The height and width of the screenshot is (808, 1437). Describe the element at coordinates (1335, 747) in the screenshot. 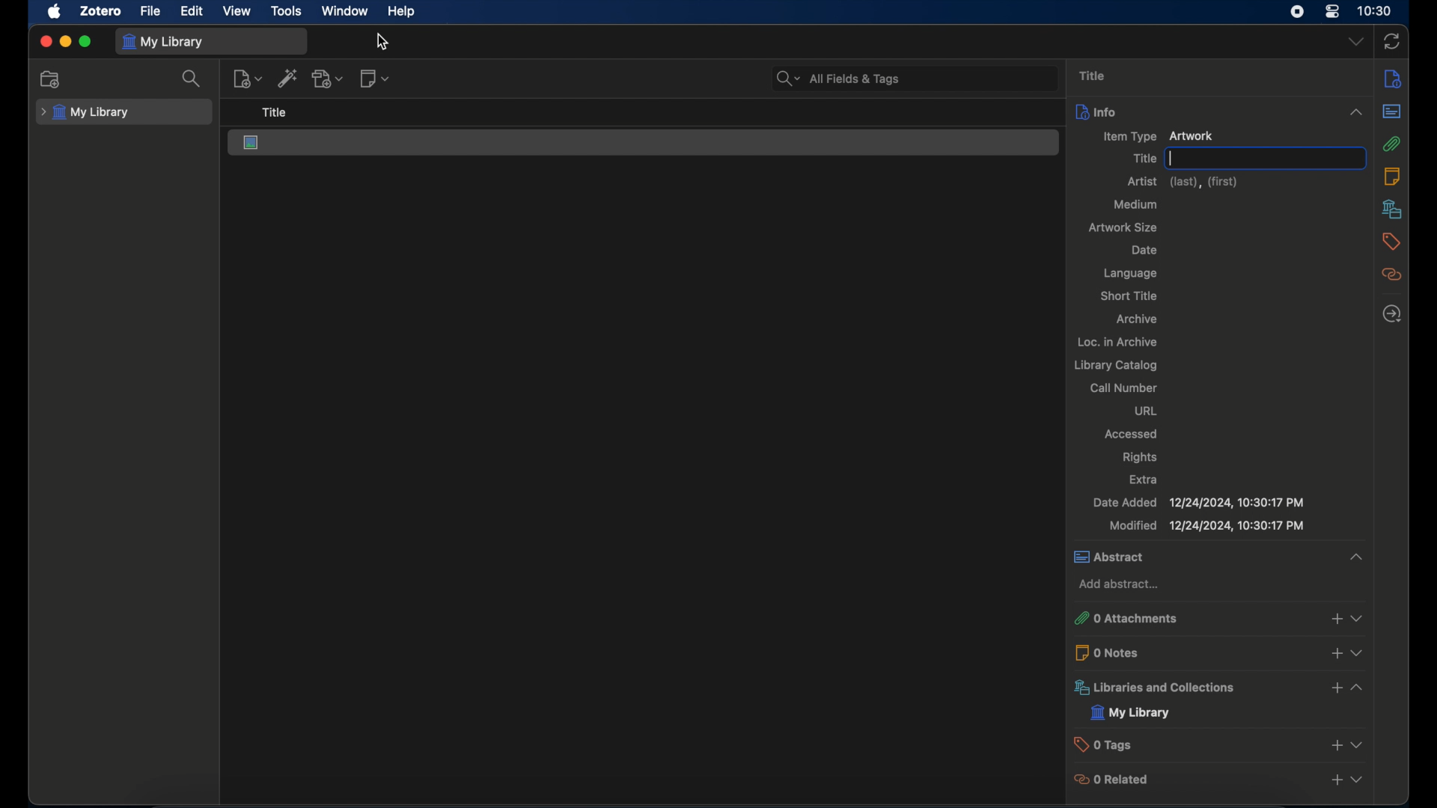

I see `add` at that location.